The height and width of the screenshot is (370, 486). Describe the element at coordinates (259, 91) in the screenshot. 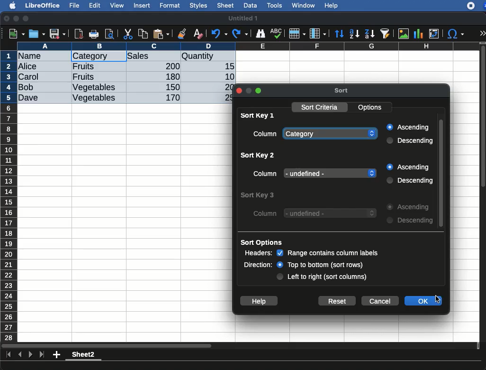

I see `Maximize` at that location.